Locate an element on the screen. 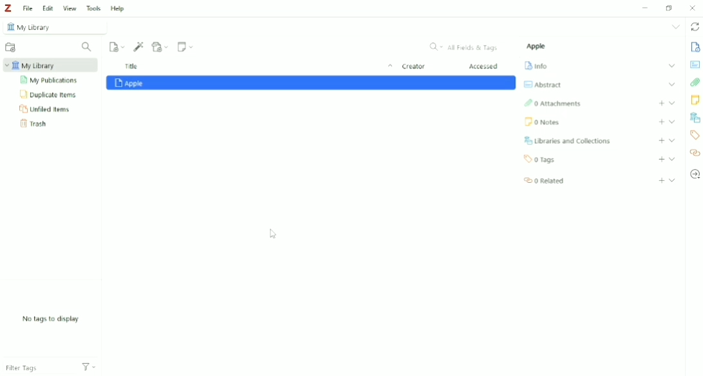  Tags is located at coordinates (541, 160).